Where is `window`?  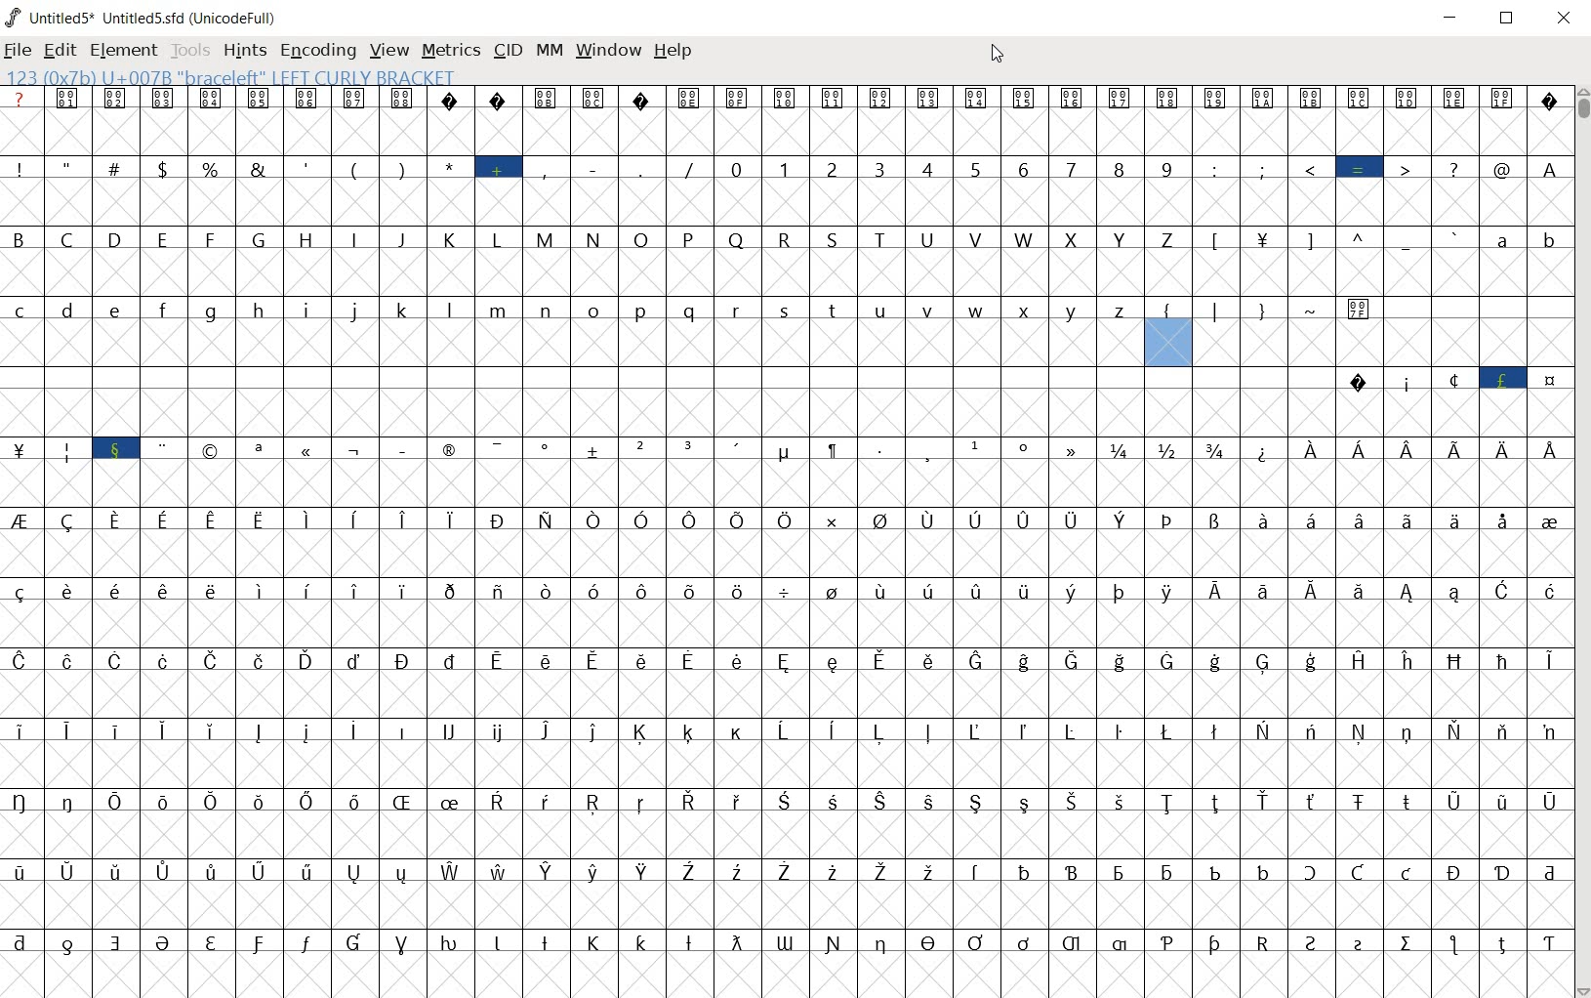
window is located at coordinates (607, 51).